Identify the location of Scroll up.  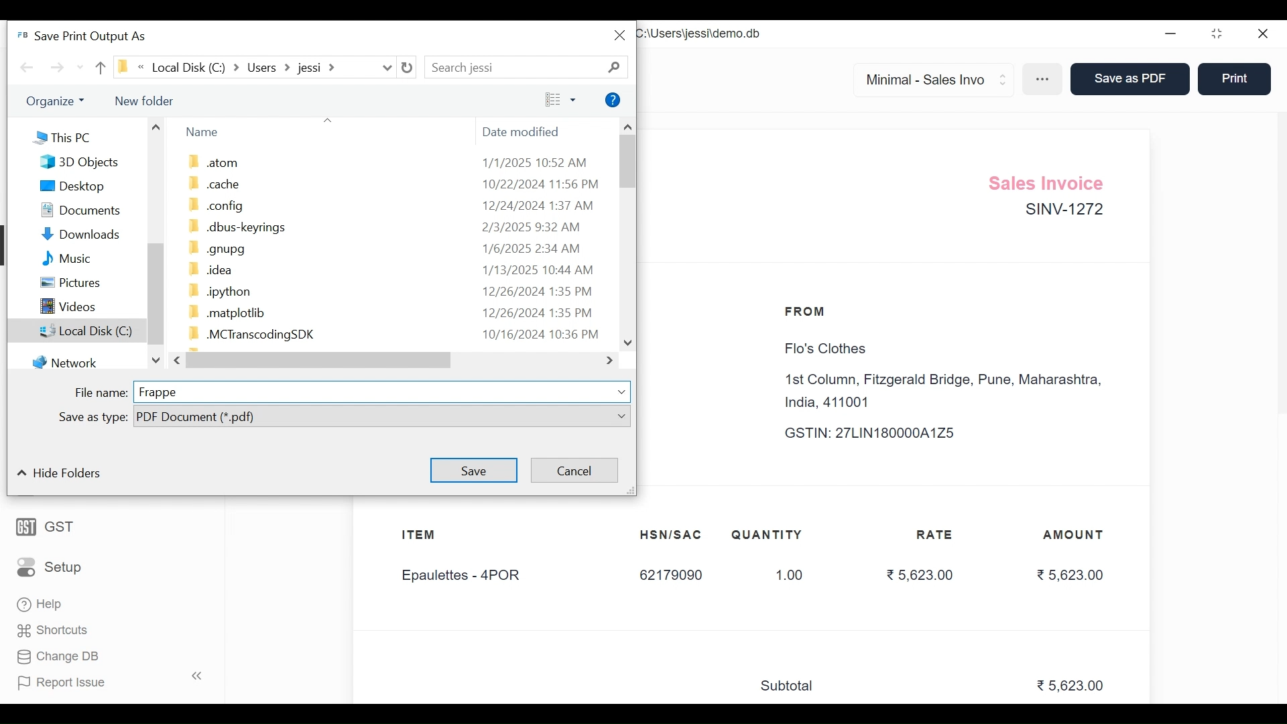
(155, 125).